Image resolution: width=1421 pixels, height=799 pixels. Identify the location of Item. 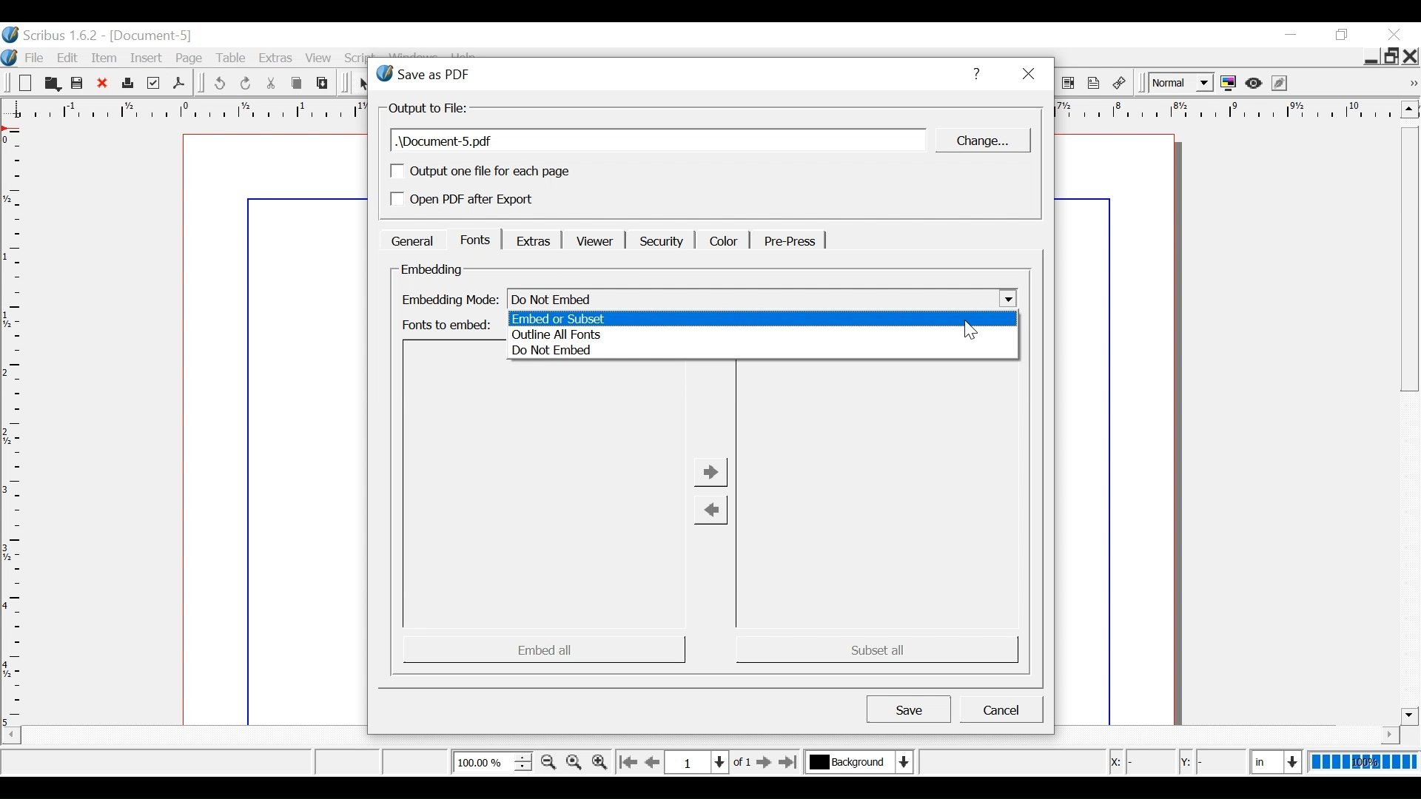
(106, 58).